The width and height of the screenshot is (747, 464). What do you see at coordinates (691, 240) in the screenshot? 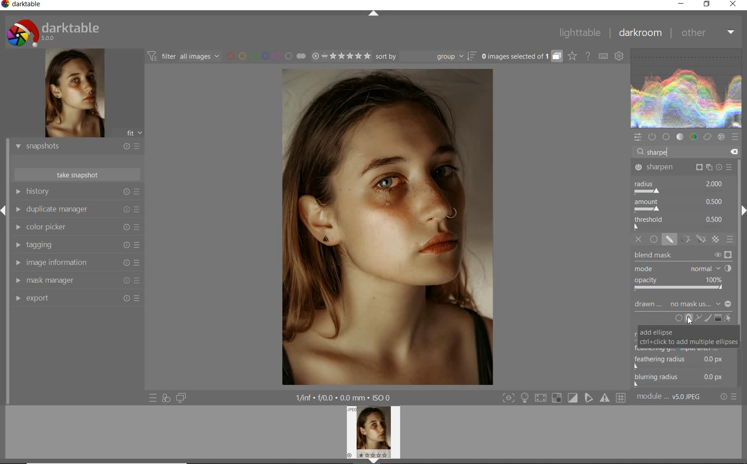
I see `MASK OPTIONS` at bounding box center [691, 240].